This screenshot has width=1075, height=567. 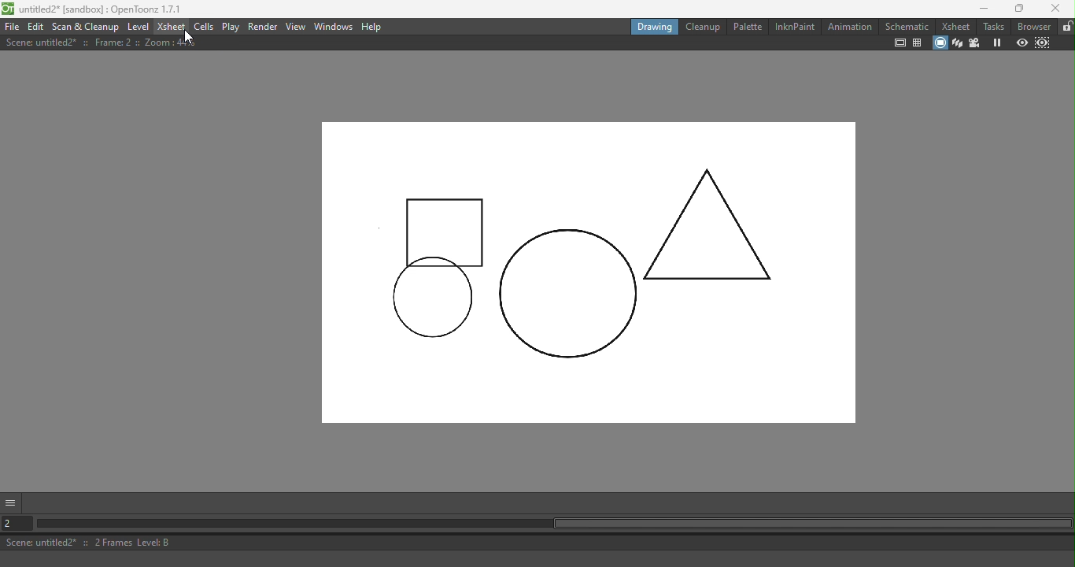 What do you see at coordinates (86, 26) in the screenshot?
I see `Scan & Cleanup` at bounding box center [86, 26].